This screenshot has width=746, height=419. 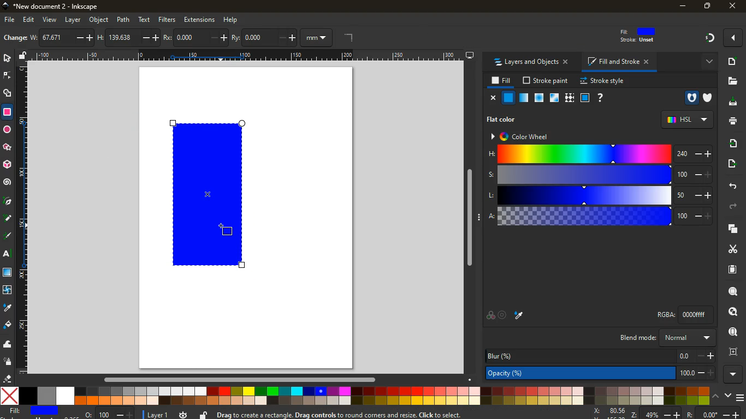 What do you see at coordinates (8, 20) in the screenshot?
I see `file` at bounding box center [8, 20].